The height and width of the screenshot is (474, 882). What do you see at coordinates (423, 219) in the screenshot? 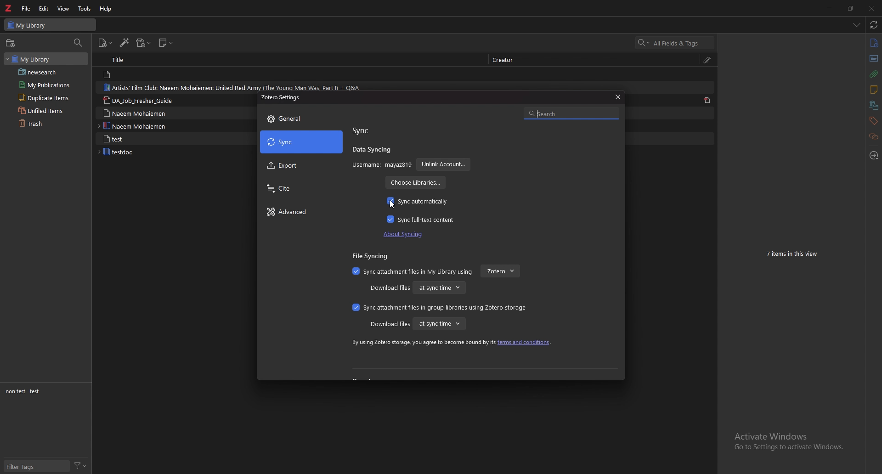
I see `sync full text content` at bounding box center [423, 219].